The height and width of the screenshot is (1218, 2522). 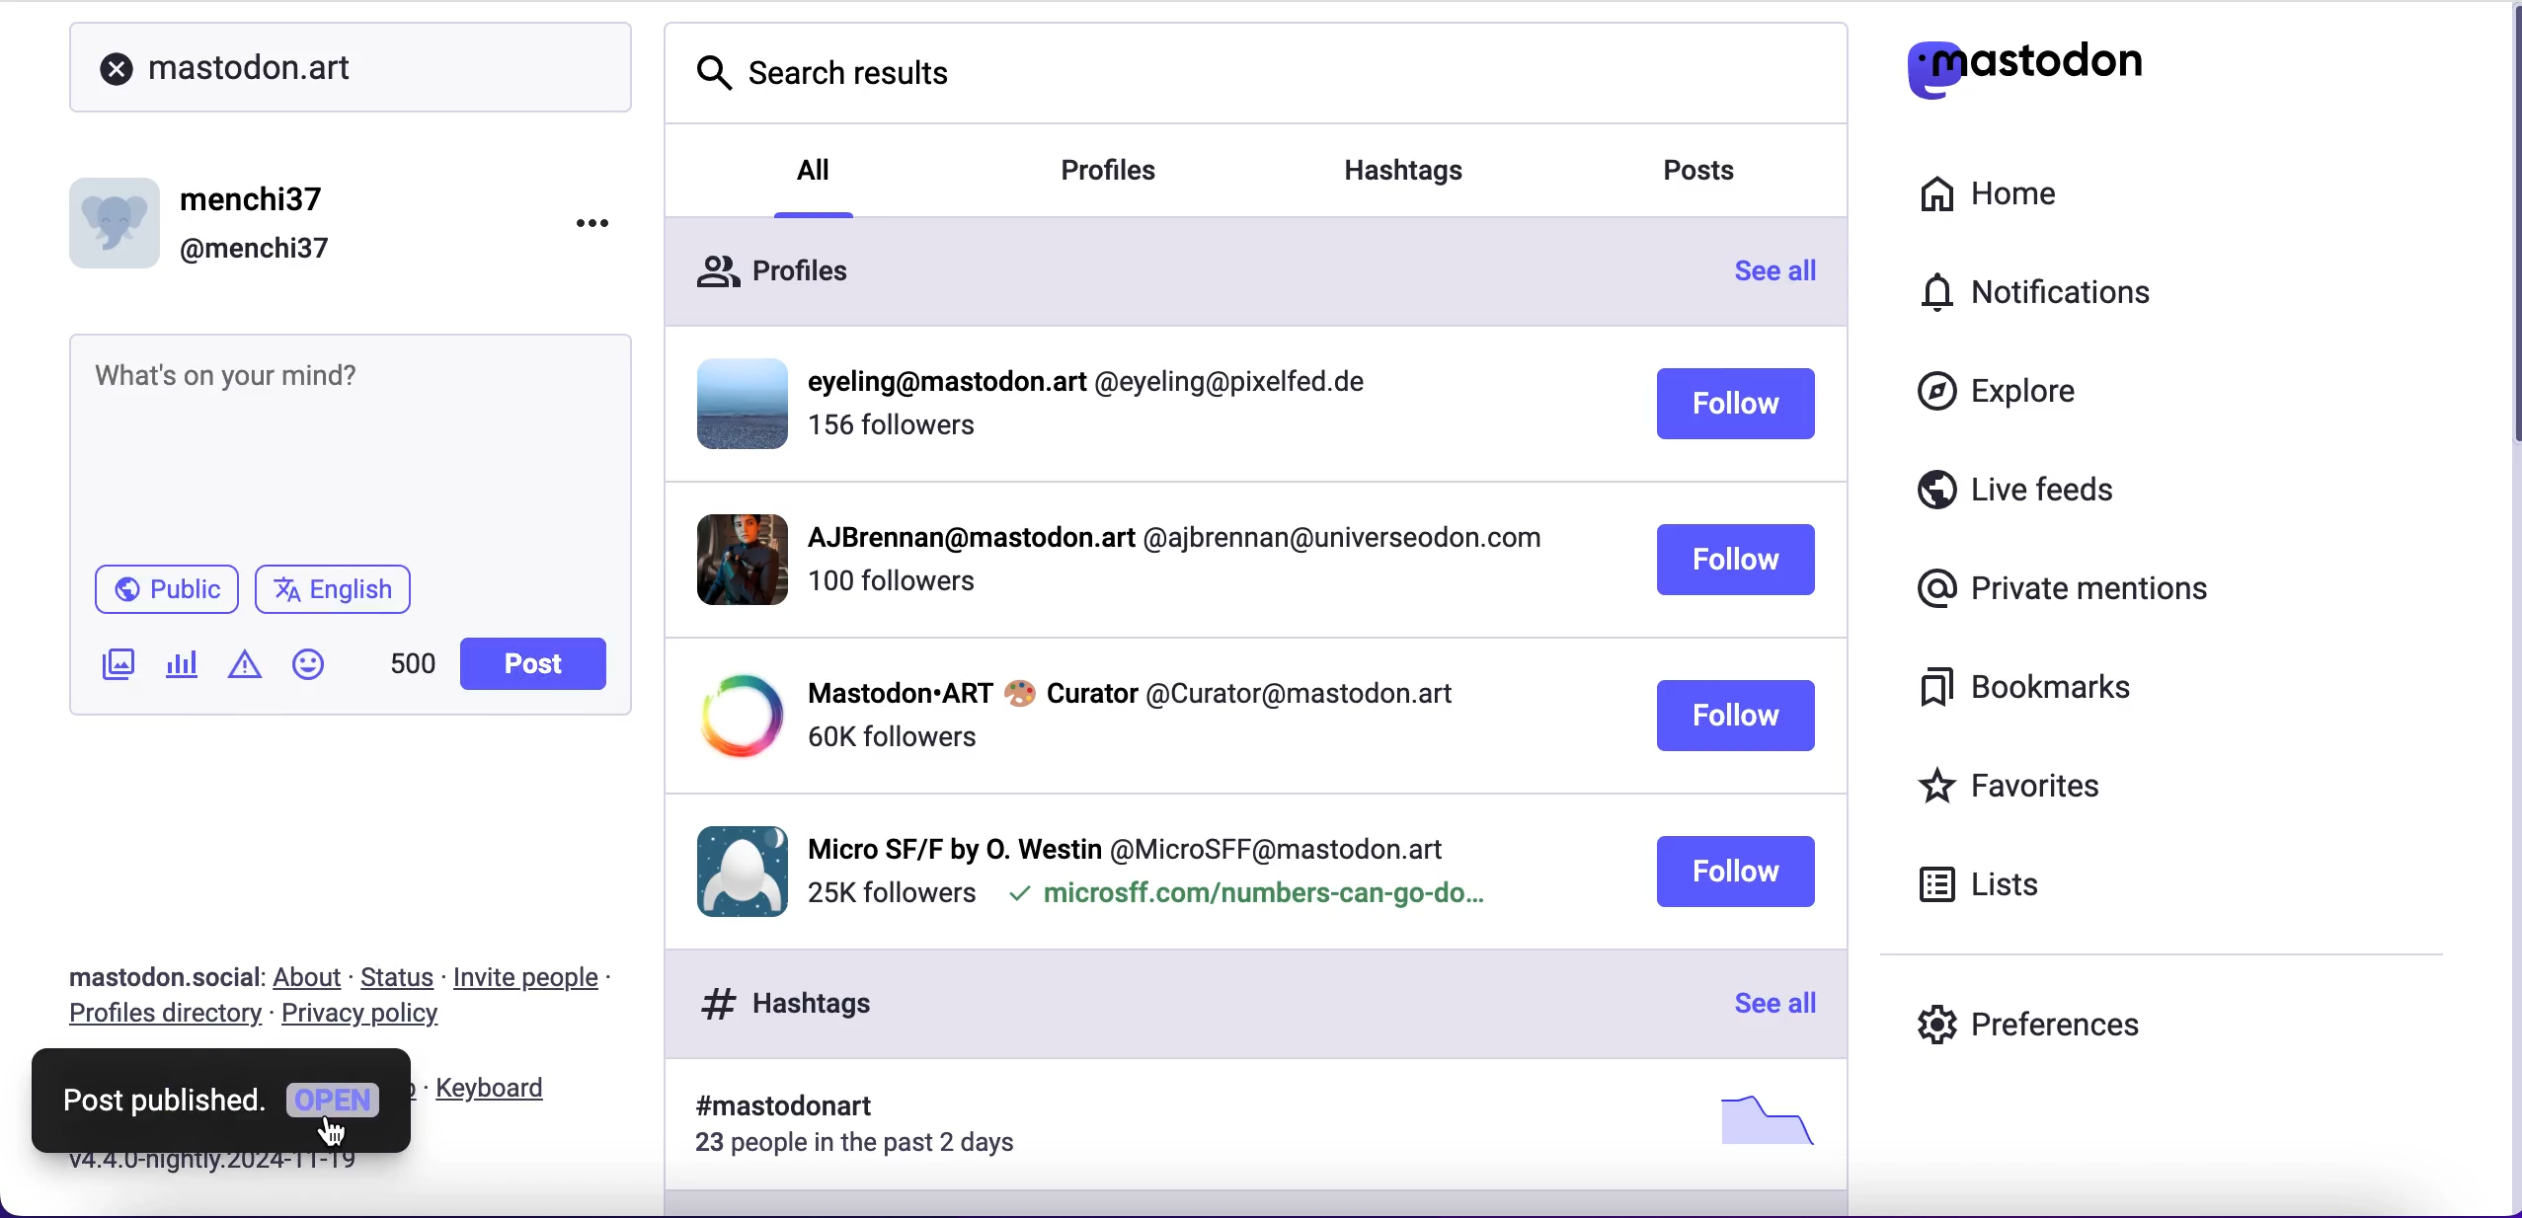 I want to click on display picture, so click(x=118, y=216).